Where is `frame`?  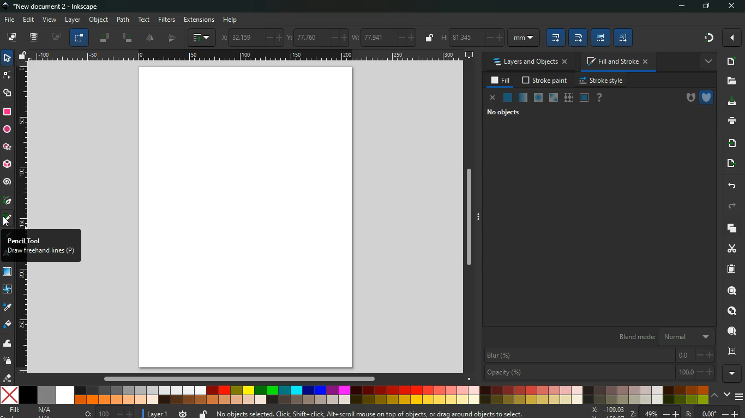
frame is located at coordinates (584, 97).